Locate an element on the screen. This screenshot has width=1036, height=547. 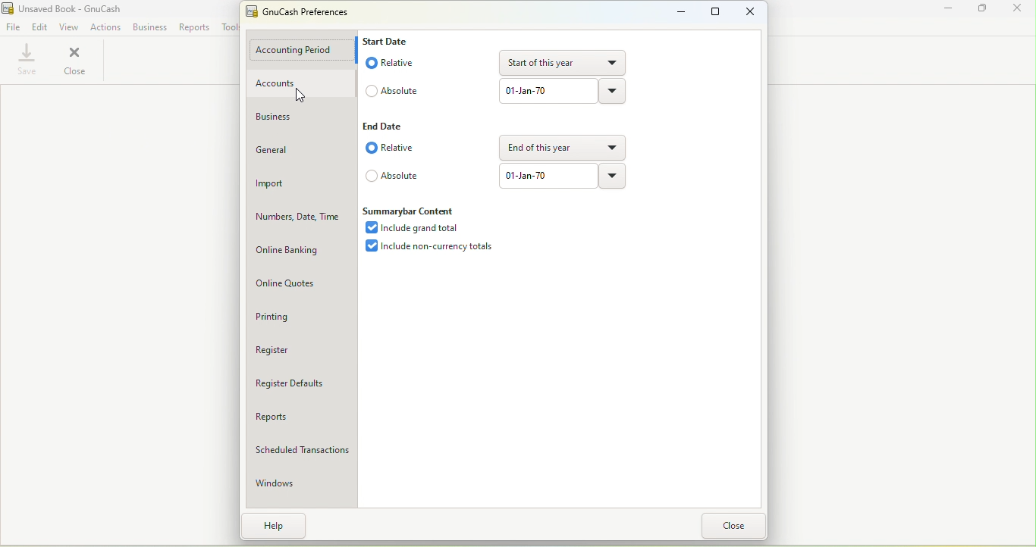
Close is located at coordinates (752, 11).